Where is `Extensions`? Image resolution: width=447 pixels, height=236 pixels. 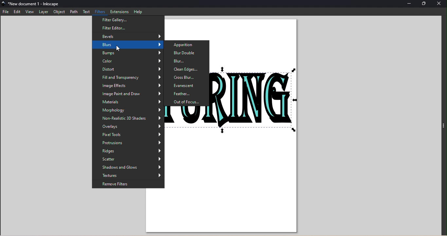 Extensions is located at coordinates (119, 11).